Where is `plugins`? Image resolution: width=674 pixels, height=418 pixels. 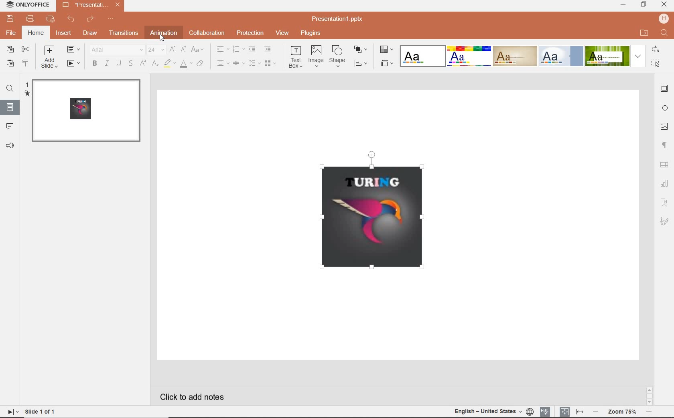 plugins is located at coordinates (311, 34).